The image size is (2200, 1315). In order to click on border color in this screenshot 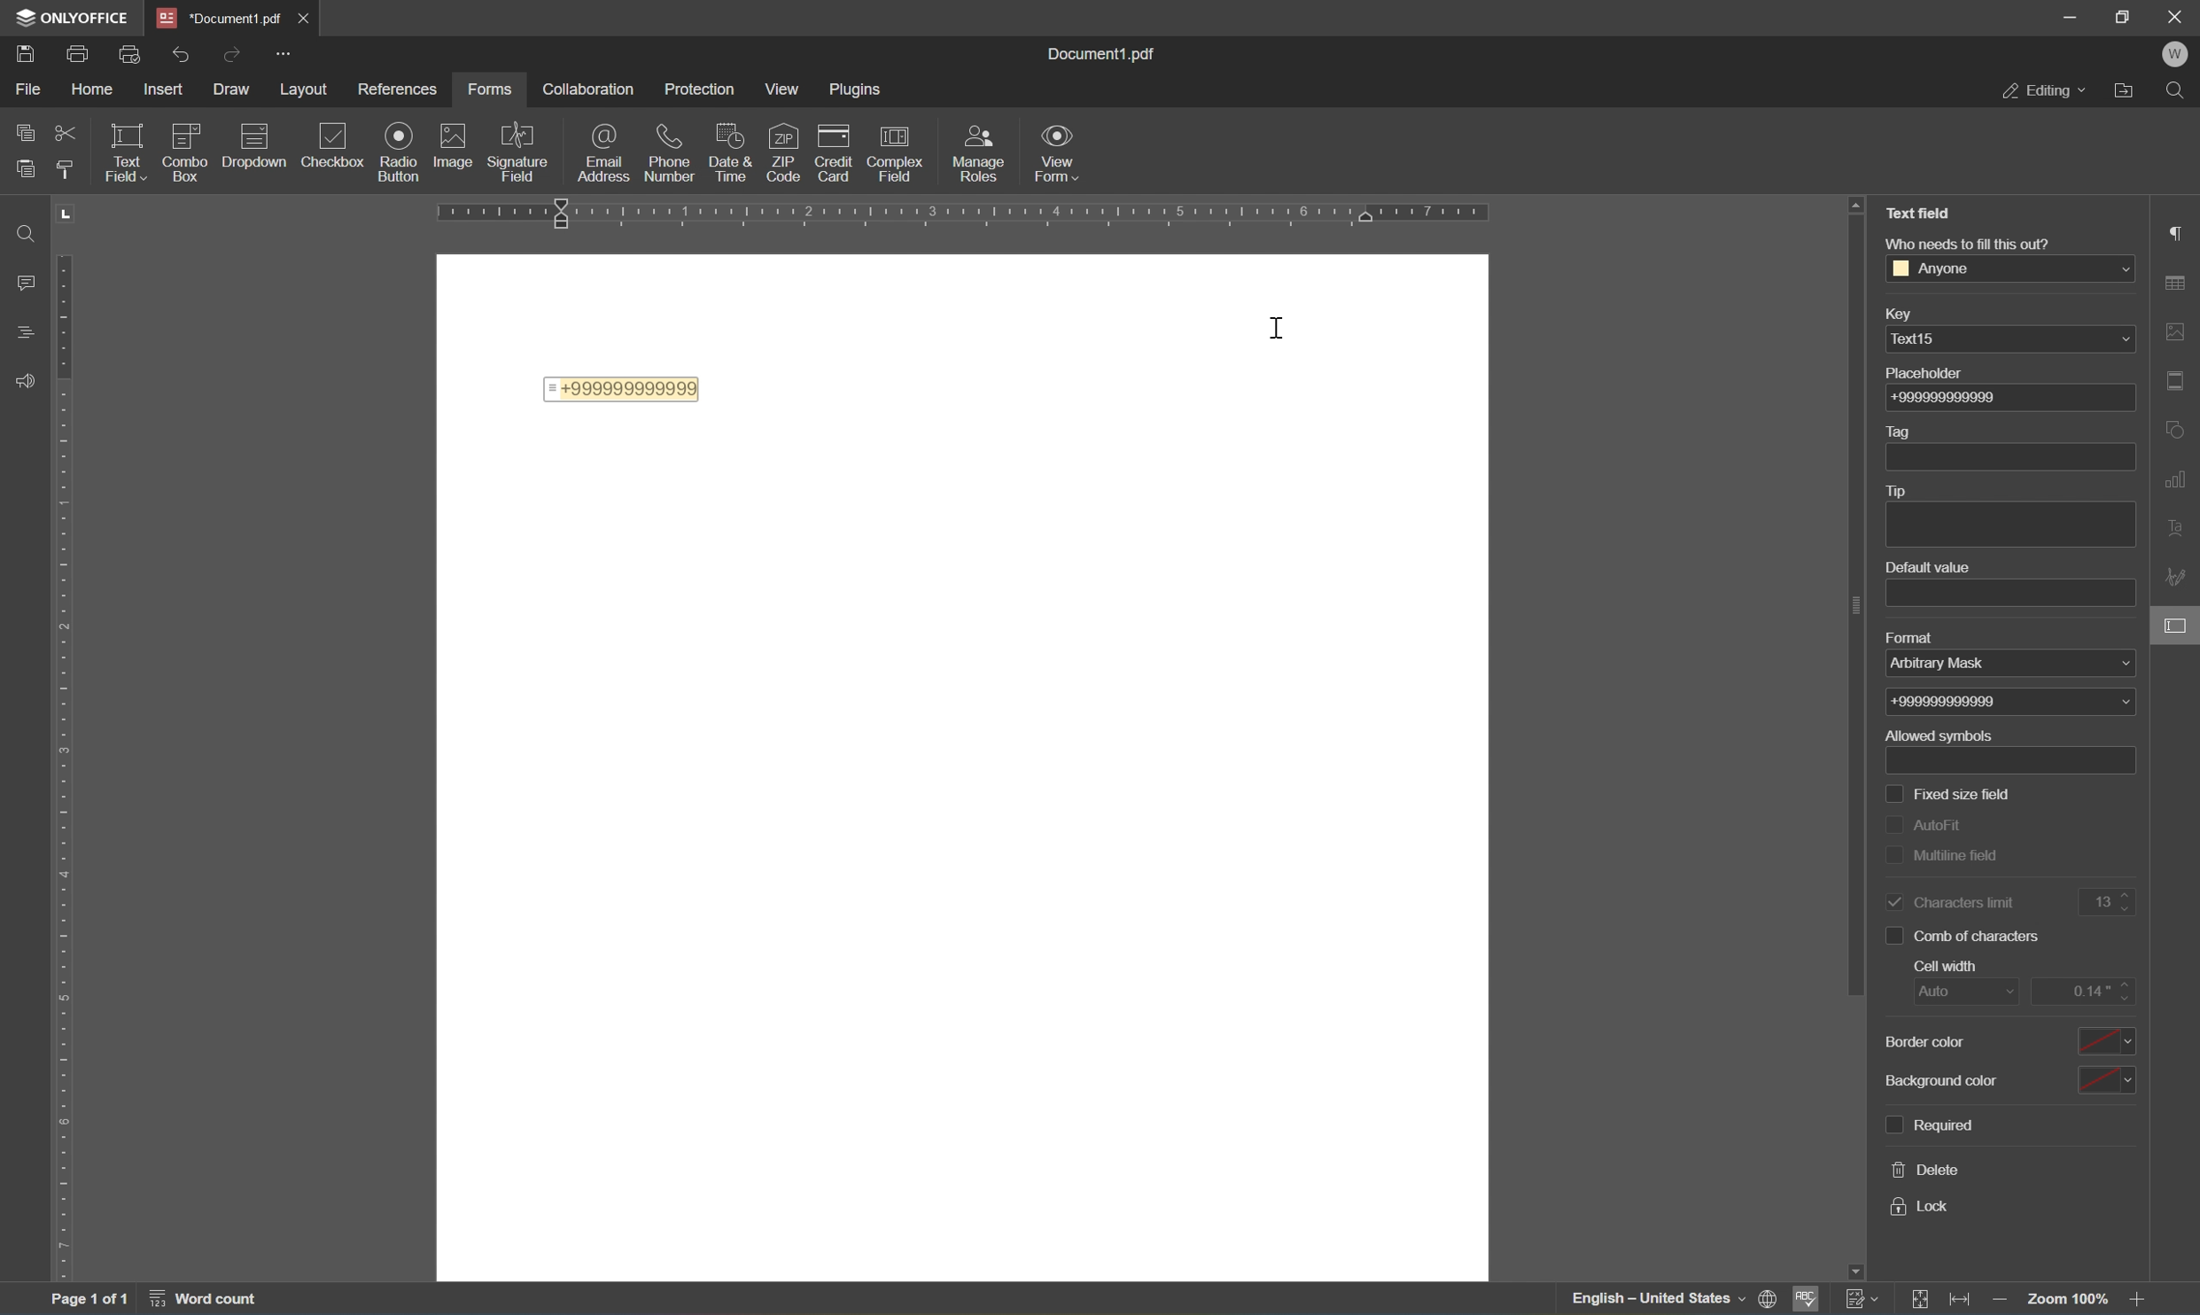, I will do `click(2005, 1042)`.